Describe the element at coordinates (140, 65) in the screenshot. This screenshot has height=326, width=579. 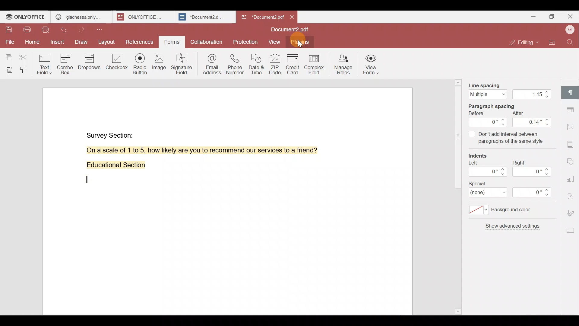
I see `Radio` at that location.